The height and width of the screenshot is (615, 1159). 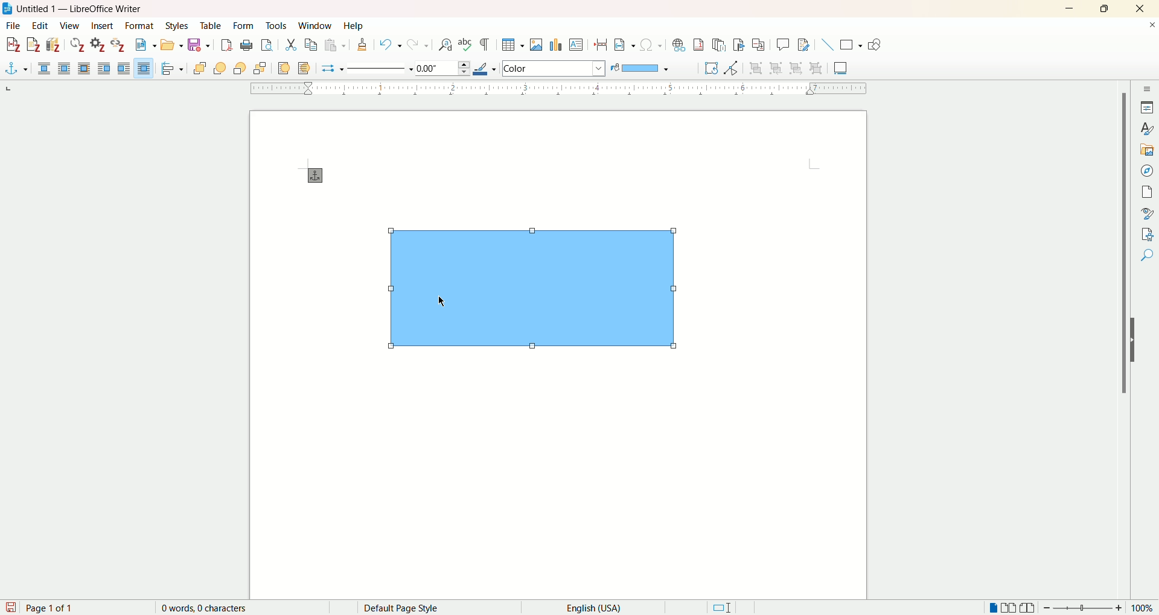 I want to click on Cursor, so click(x=443, y=301).